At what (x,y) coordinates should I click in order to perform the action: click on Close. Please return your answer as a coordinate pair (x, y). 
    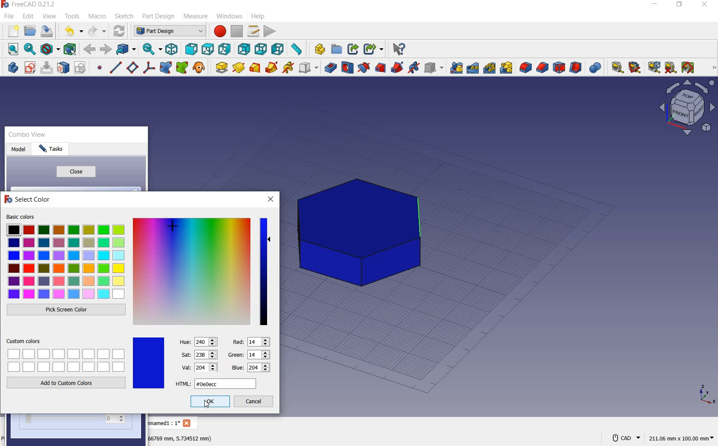
    Looking at the image, I should click on (188, 424).